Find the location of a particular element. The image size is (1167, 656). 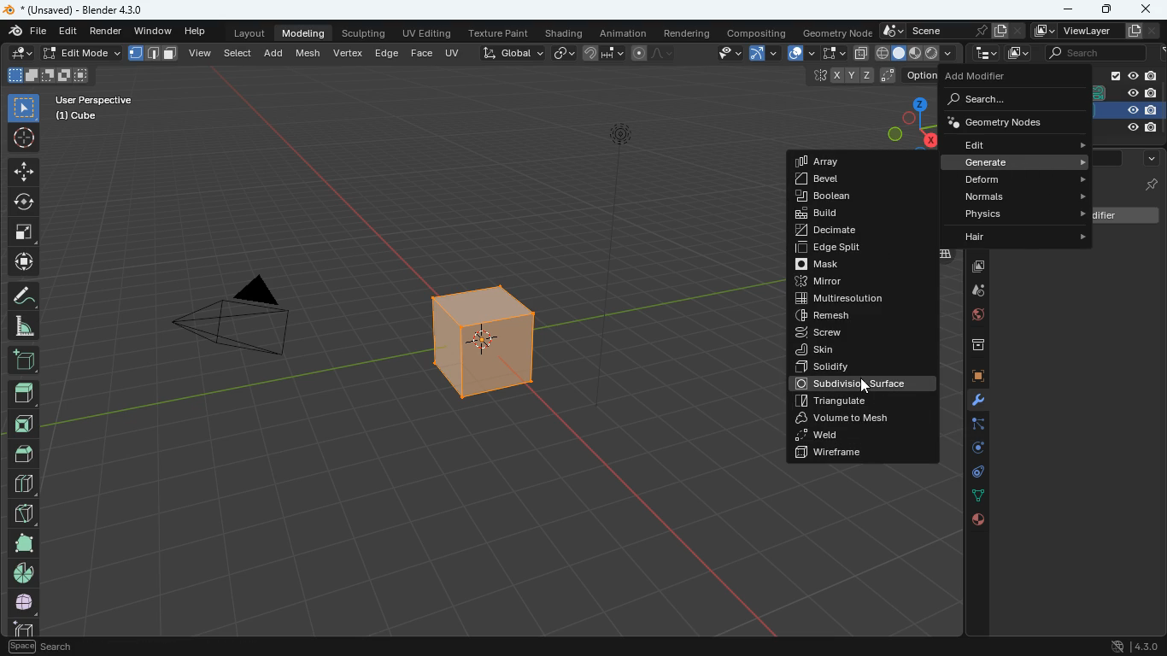

camera is located at coordinates (1125, 94).